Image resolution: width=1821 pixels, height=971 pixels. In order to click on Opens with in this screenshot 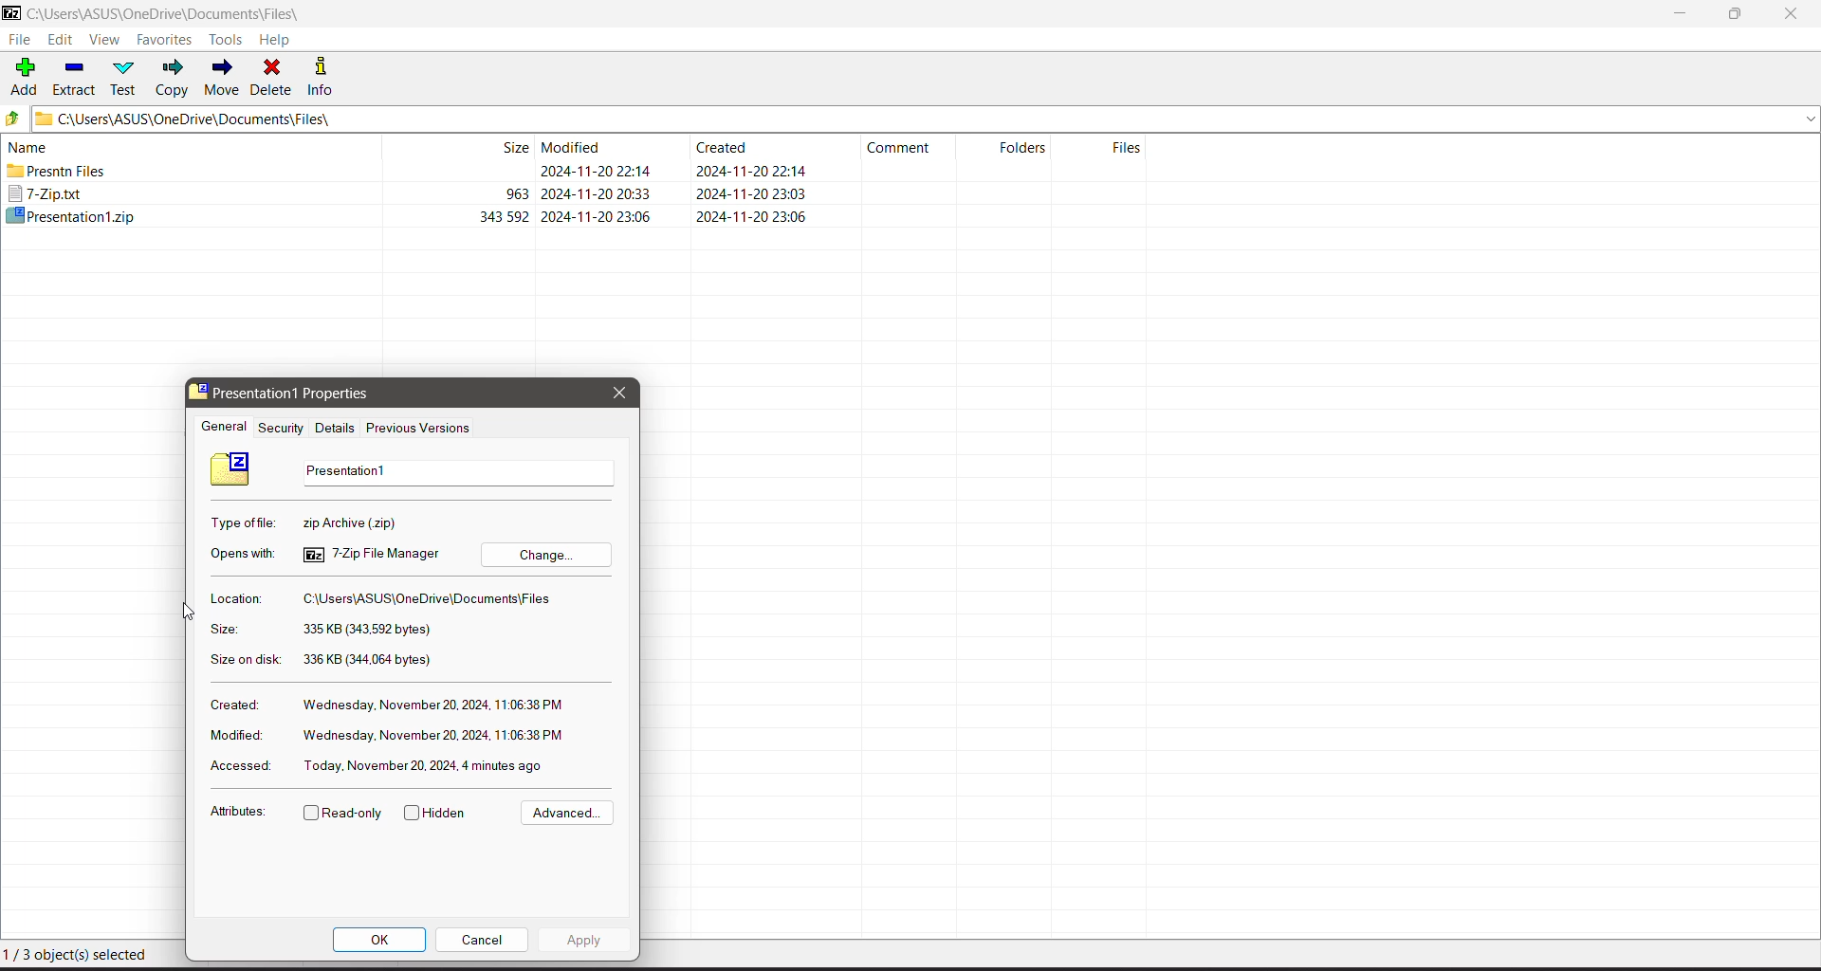, I will do `click(238, 554)`.